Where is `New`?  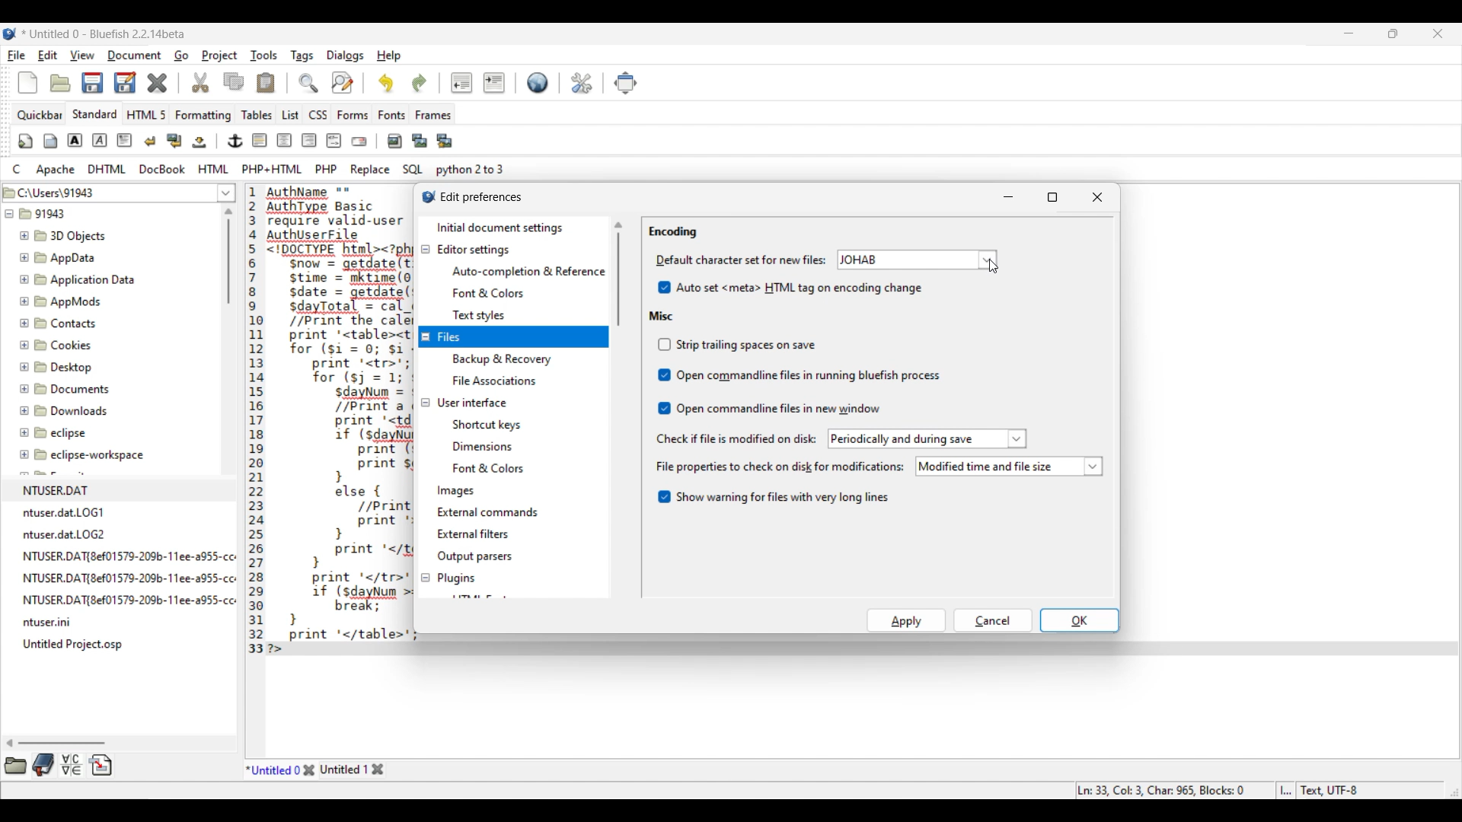
New is located at coordinates (27, 82).